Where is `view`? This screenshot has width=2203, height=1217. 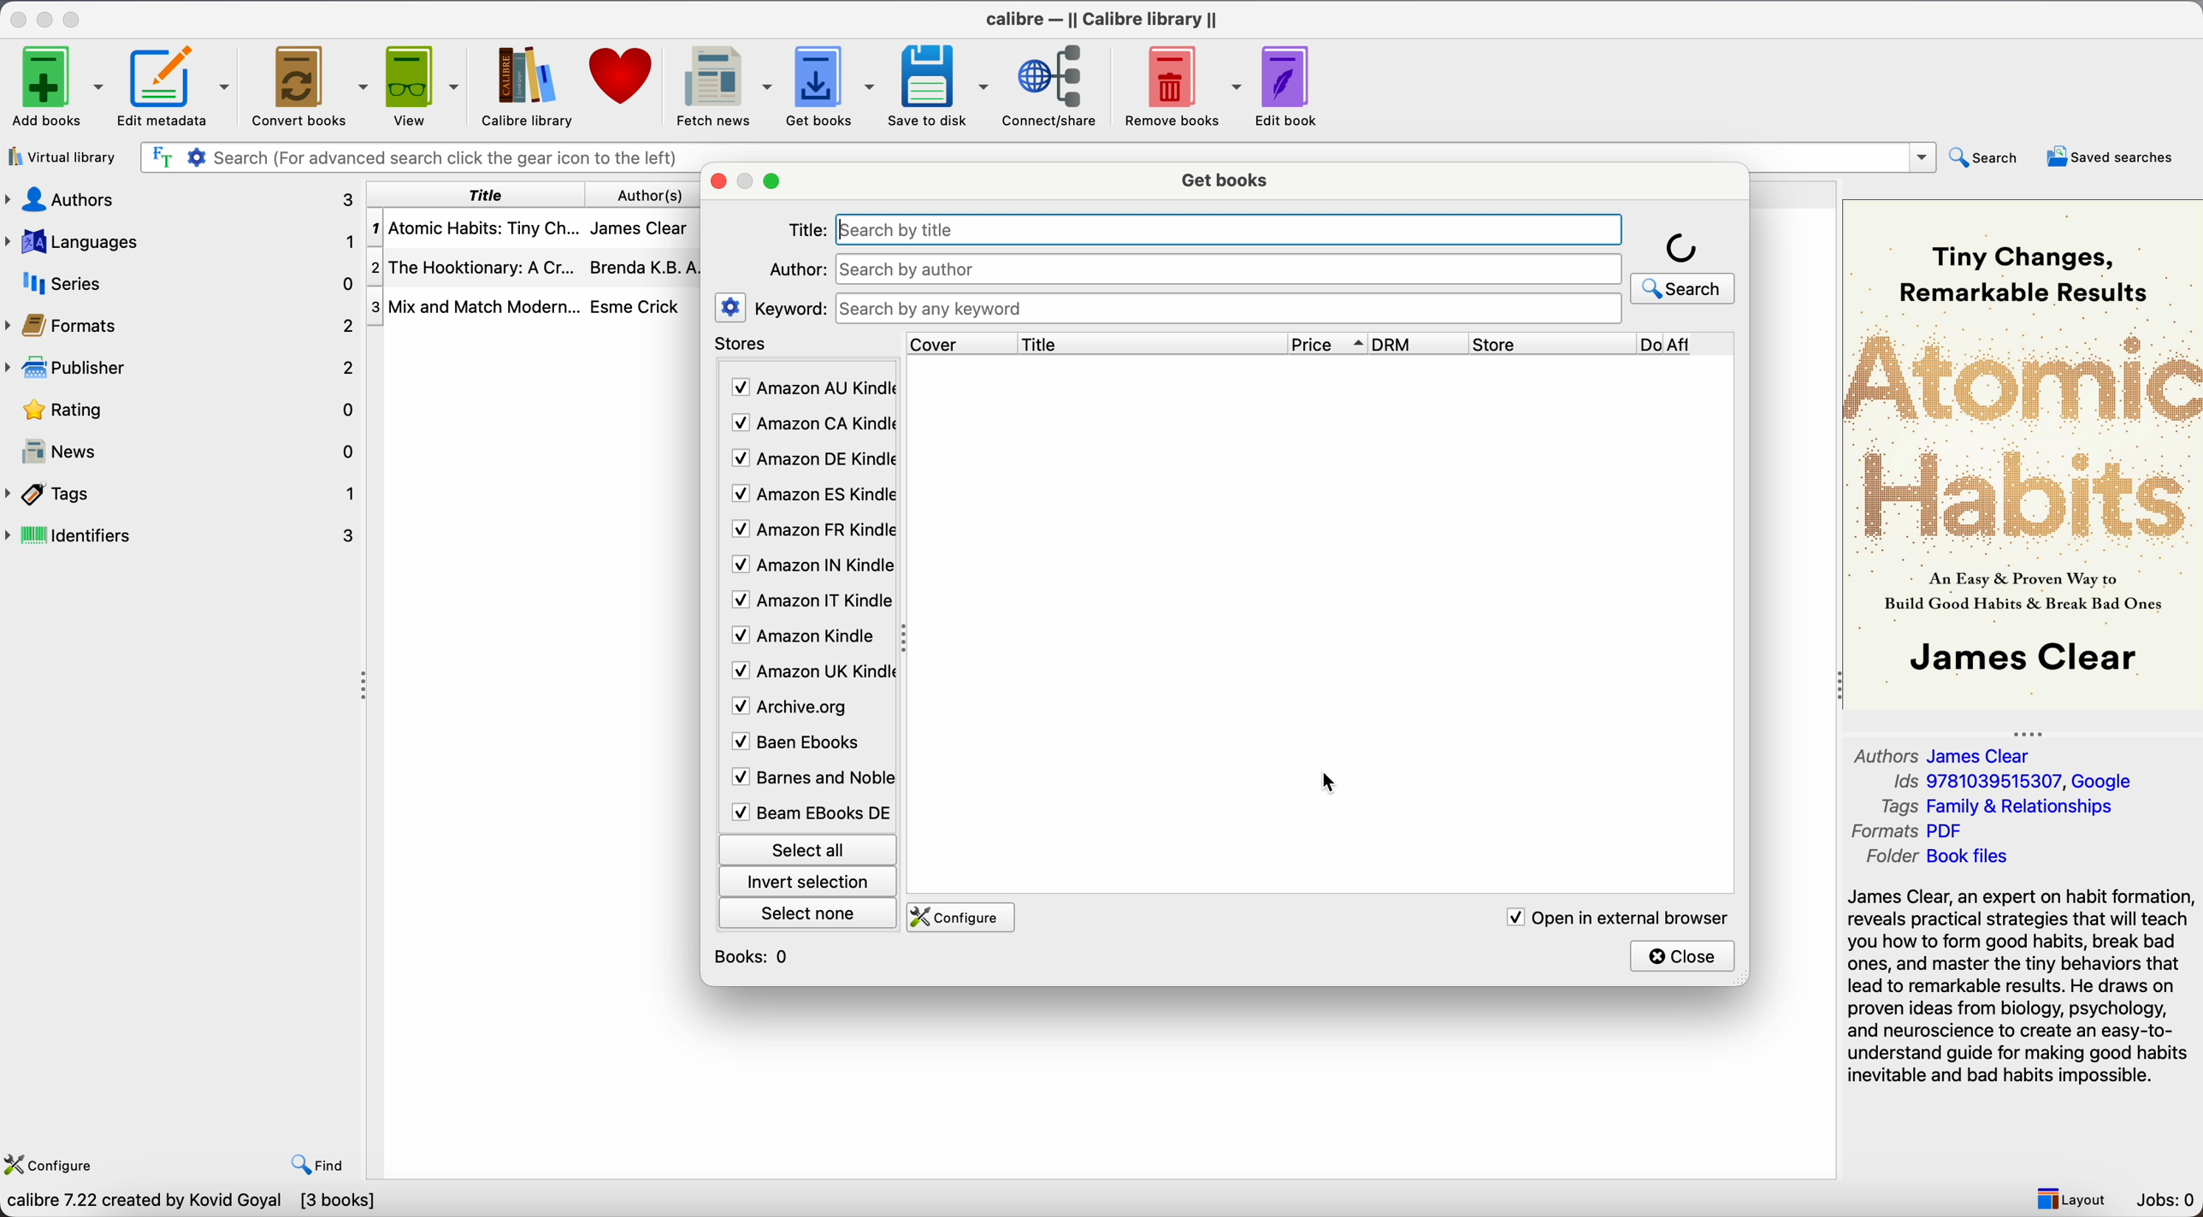 view is located at coordinates (421, 86).